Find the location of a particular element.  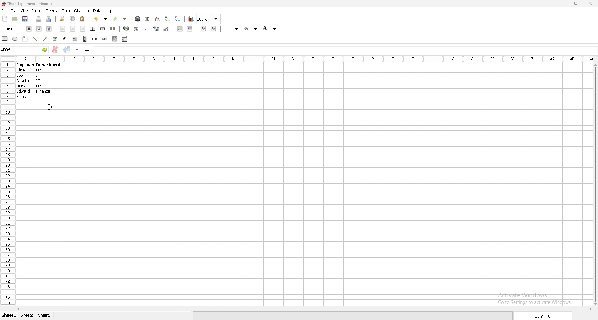

save is located at coordinates (26, 19).